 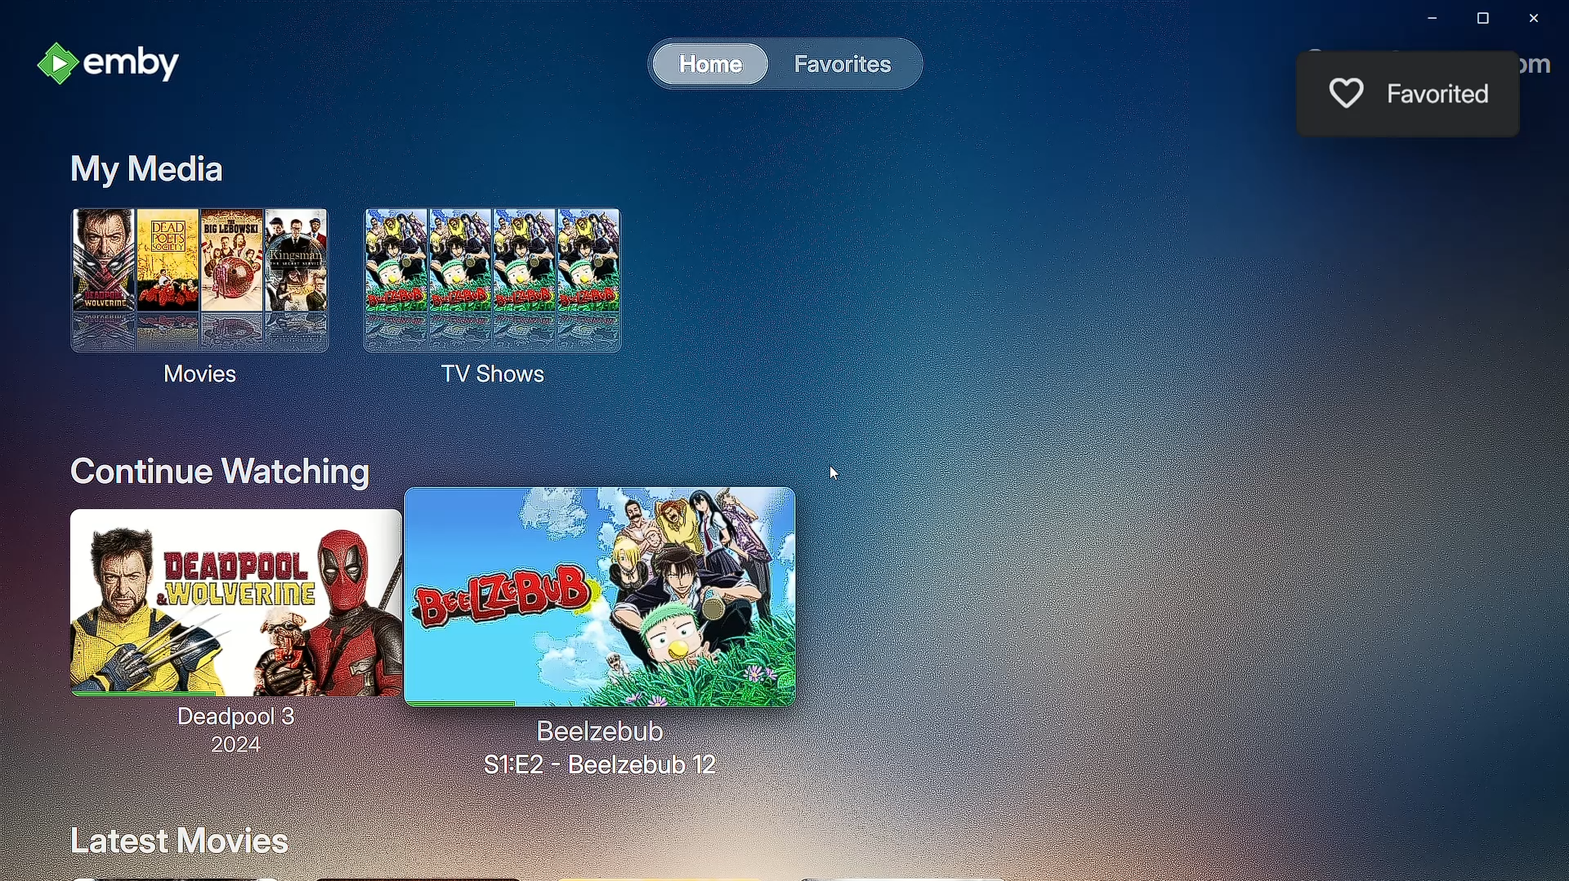 I want to click on Cursor, so click(x=839, y=474).